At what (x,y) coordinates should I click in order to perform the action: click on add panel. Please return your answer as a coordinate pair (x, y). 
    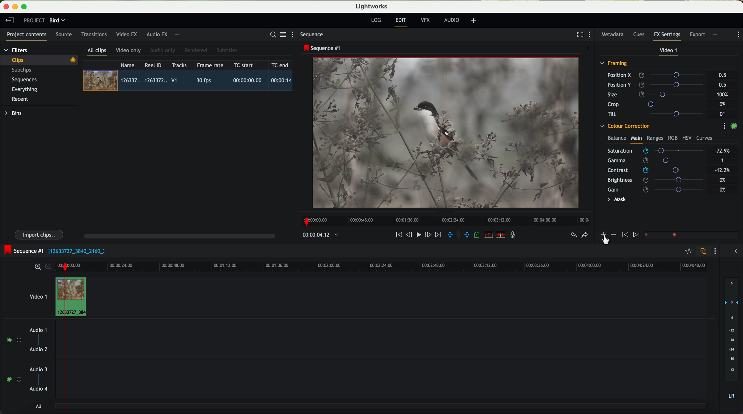
    Looking at the image, I should click on (716, 35).